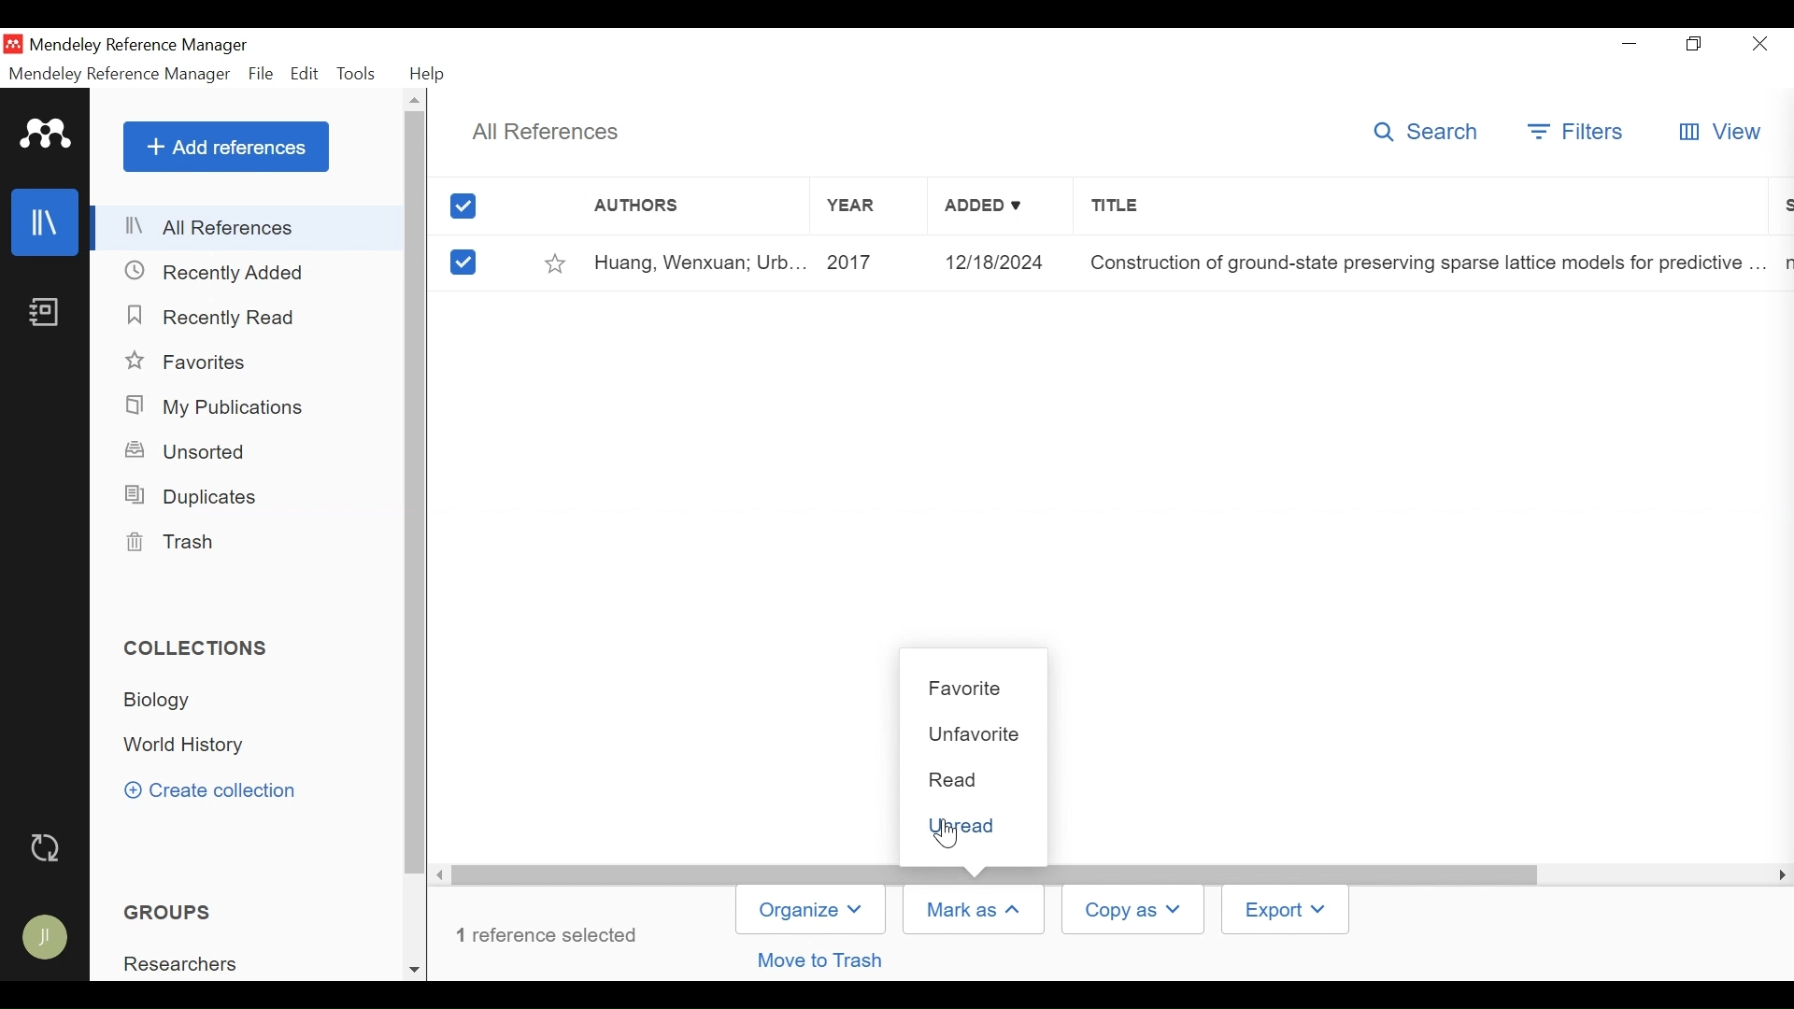  I want to click on Filter, so click(1568, 134).